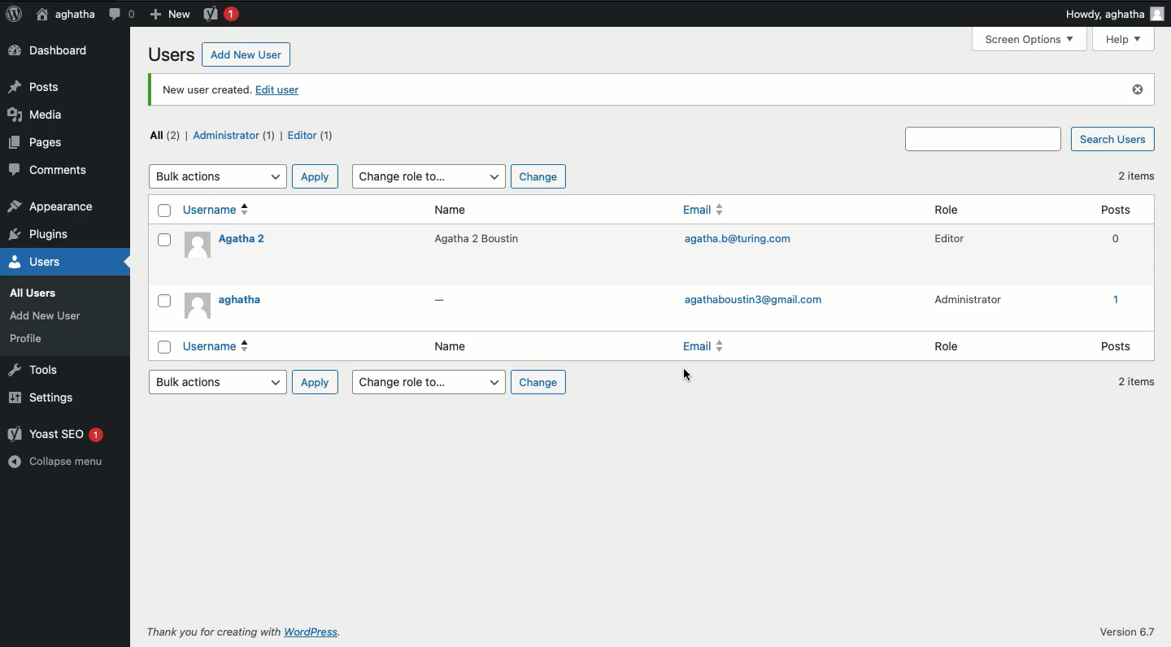  I want to click on All (2), so click(165, 134).